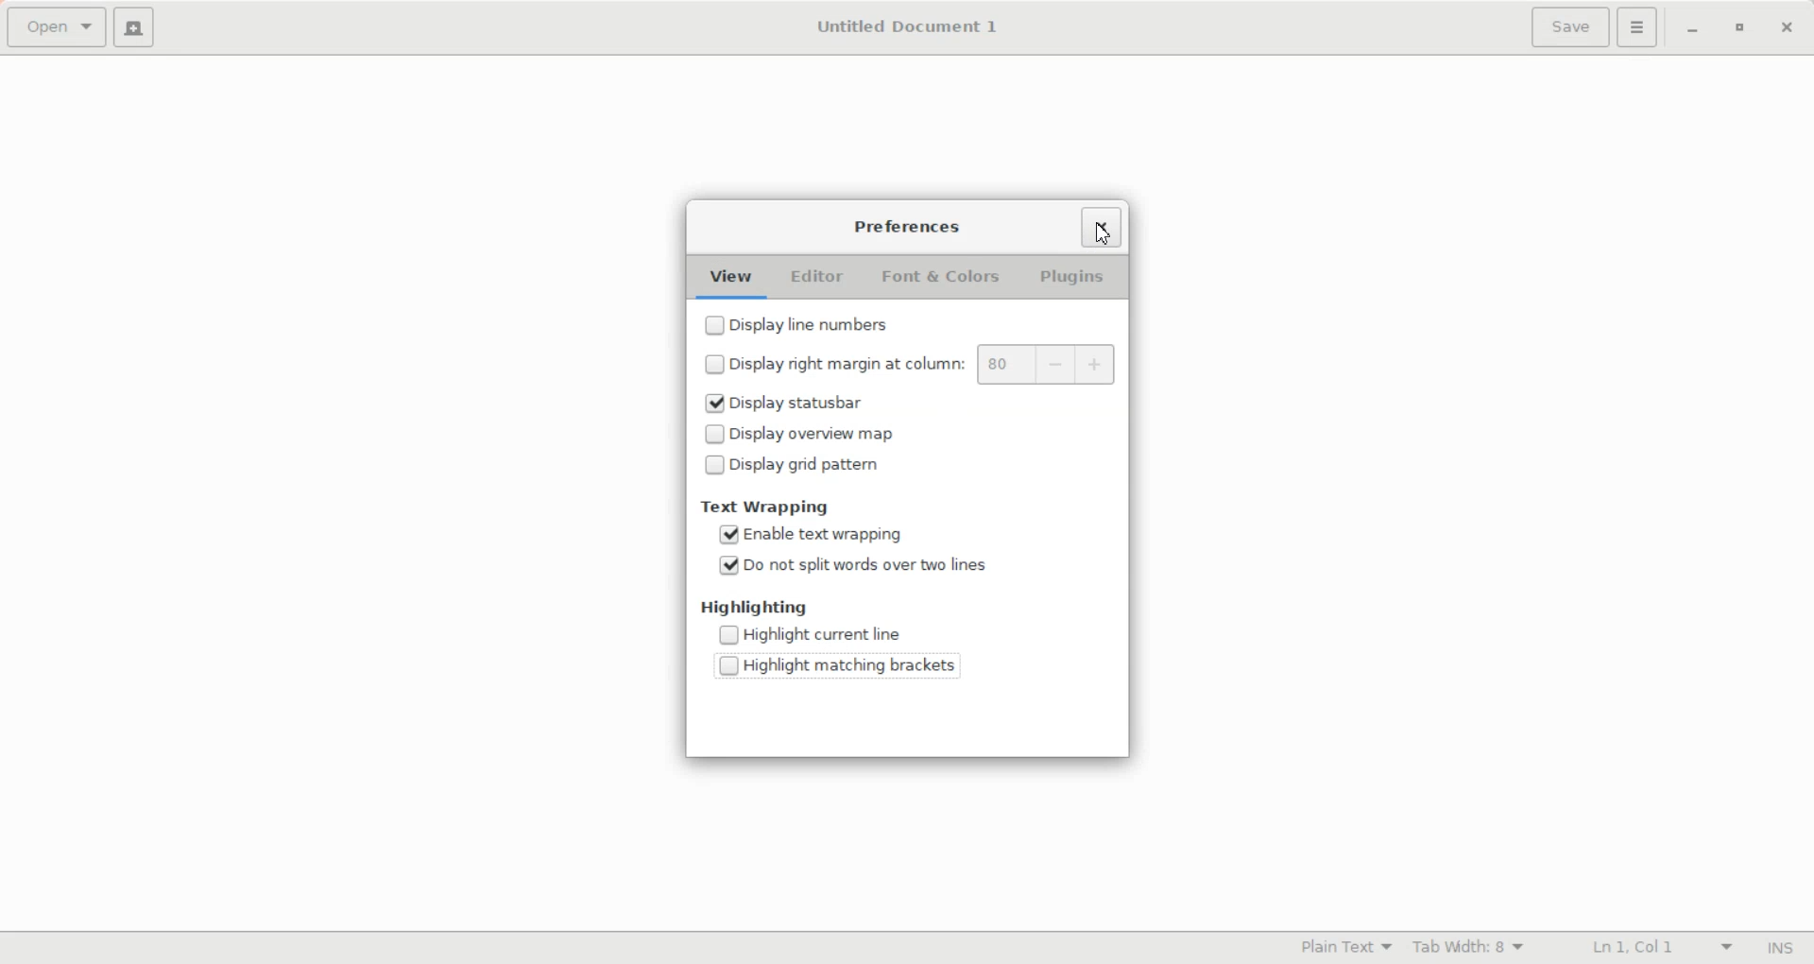 Image resolution: width=1814 pixels, height=964 pixels. I want to click on 80, so click(1005, 365).